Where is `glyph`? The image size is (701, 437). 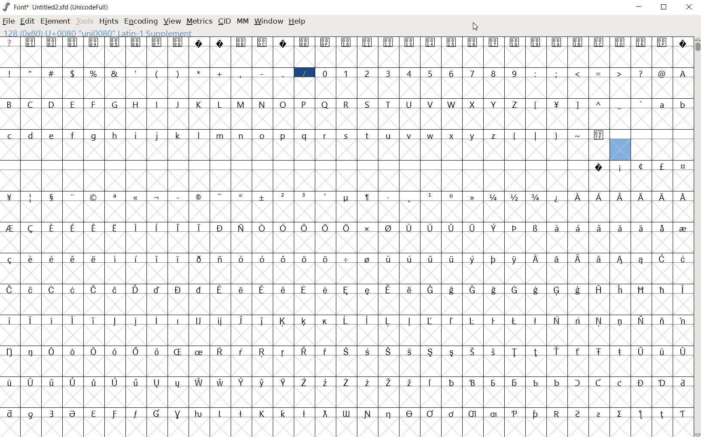
glyph is located at coordinates (115, 42).